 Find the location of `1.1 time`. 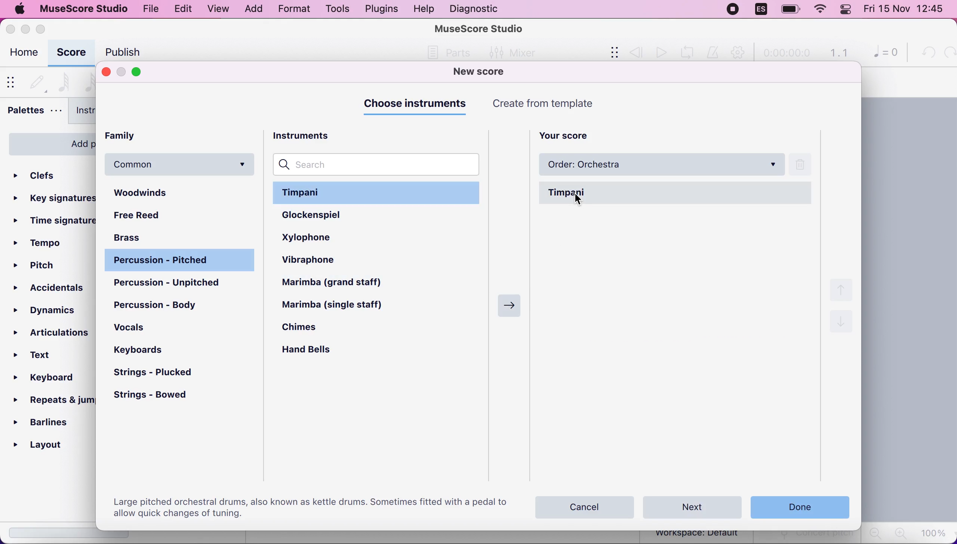

1.1 time is located at coordinates (838, 53).